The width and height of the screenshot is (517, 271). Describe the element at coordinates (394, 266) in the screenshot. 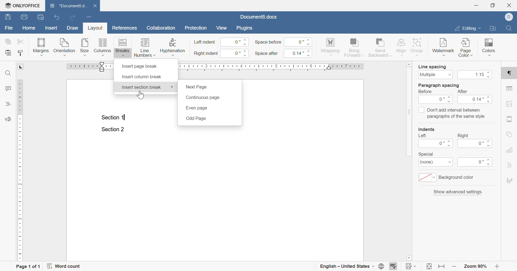

I see `spell checking` at that location.